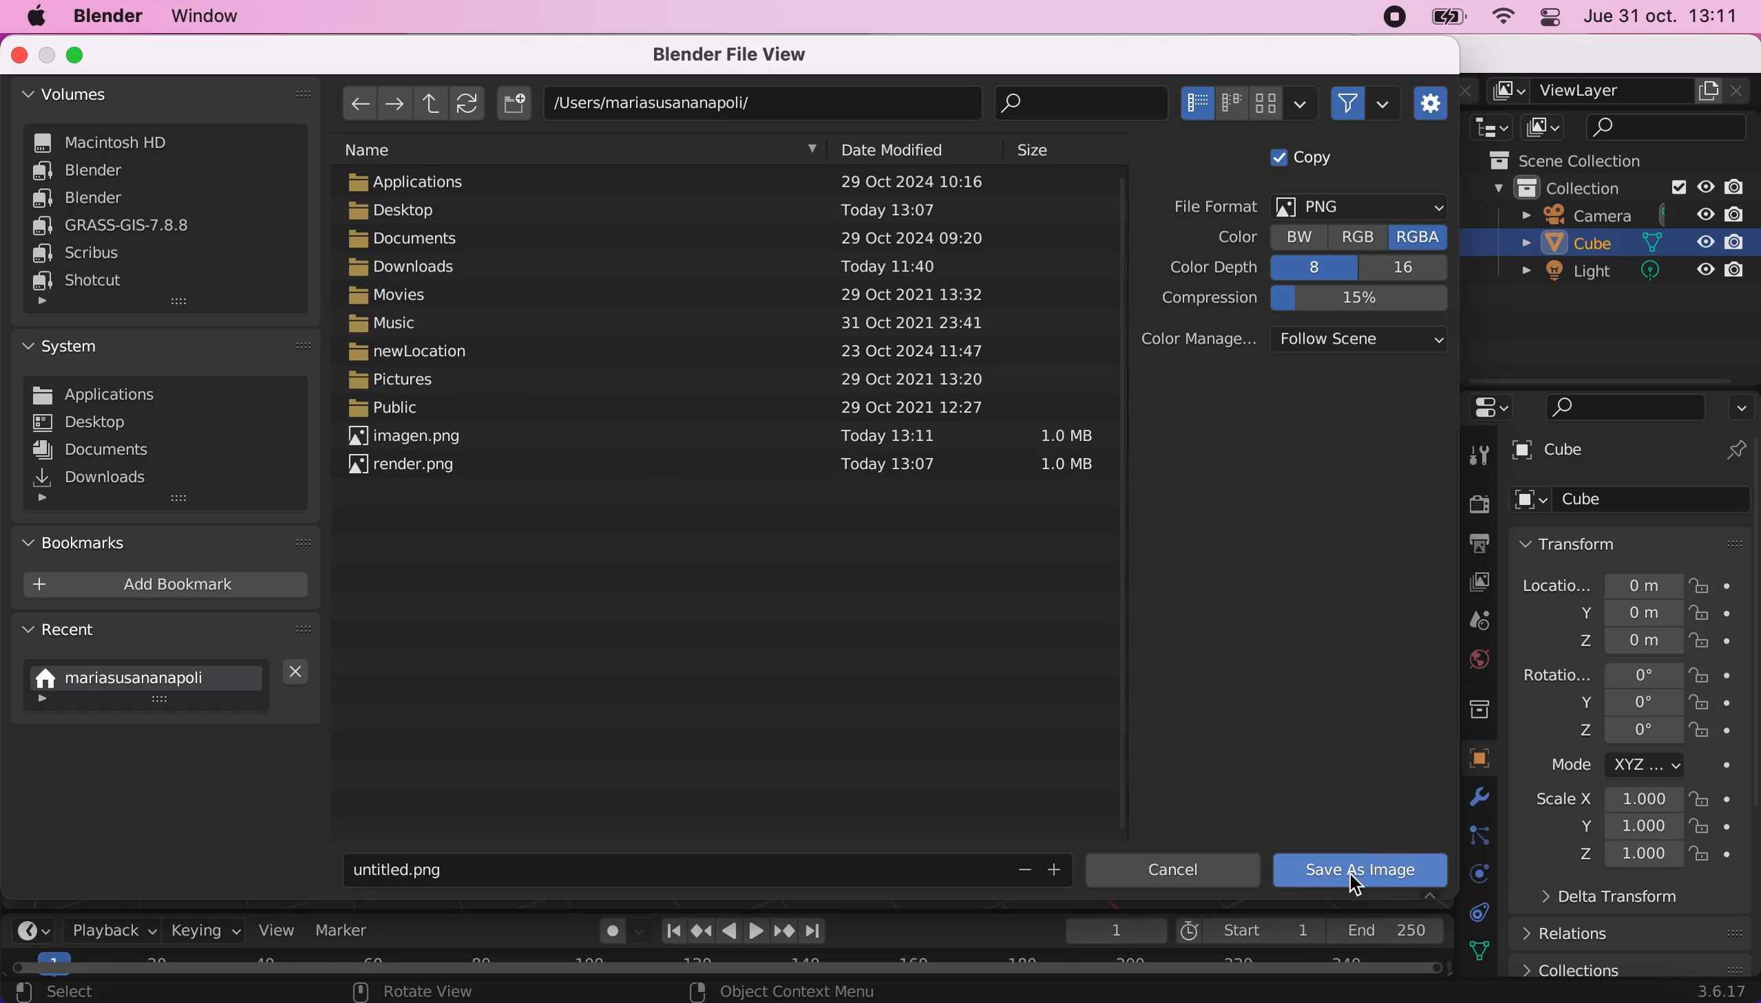  What do you see at coordinates (1615, 767) in the screenshot?
I see `mode` at bounding box center [1615, 767].